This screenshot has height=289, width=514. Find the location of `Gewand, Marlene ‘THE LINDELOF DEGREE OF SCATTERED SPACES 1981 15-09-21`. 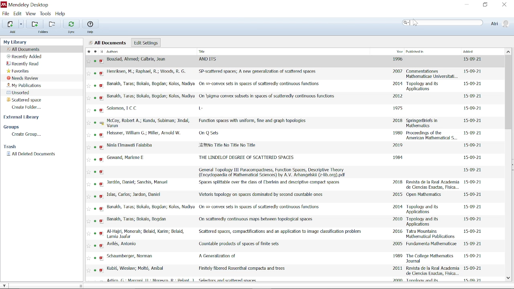

Gewand, Marlene ‘THE LINDELOF DEGREE OF SCATTERED SPACES 1981 15-09-21 is located at coordinates (292, 159).